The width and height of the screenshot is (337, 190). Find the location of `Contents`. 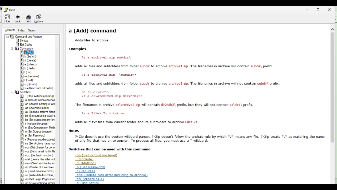

Contents is located at coordinates (11, 30).